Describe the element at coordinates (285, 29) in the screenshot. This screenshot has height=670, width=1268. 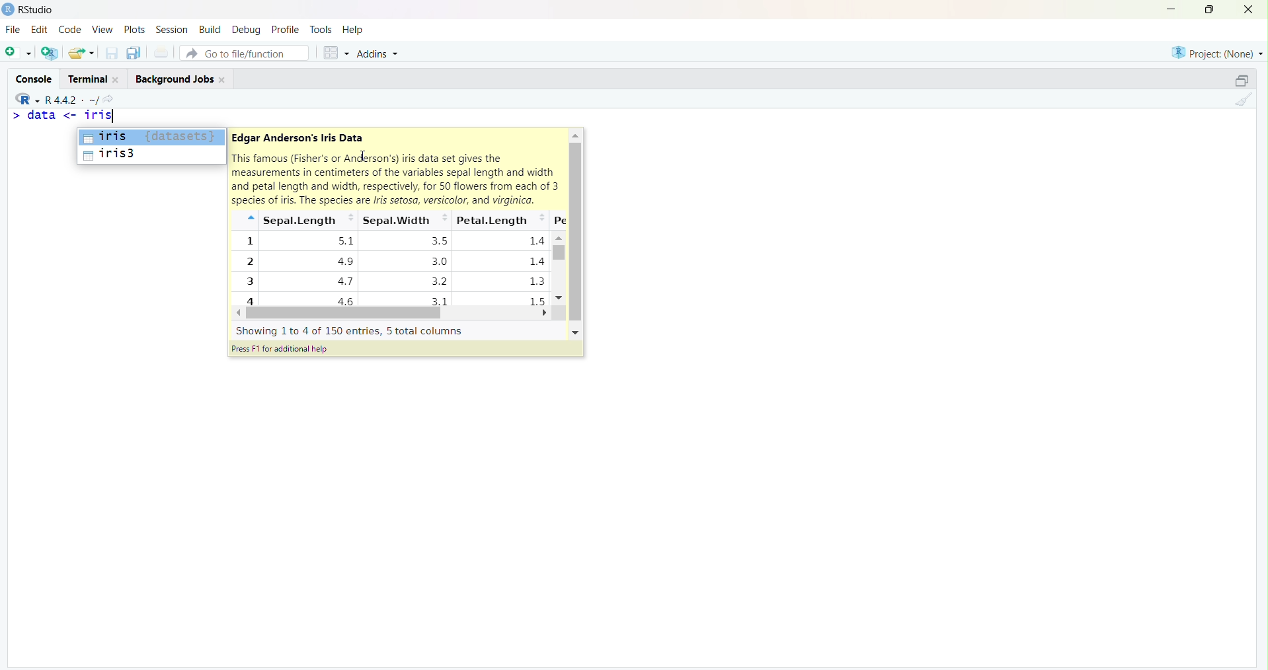
I see `Profile` at that location.